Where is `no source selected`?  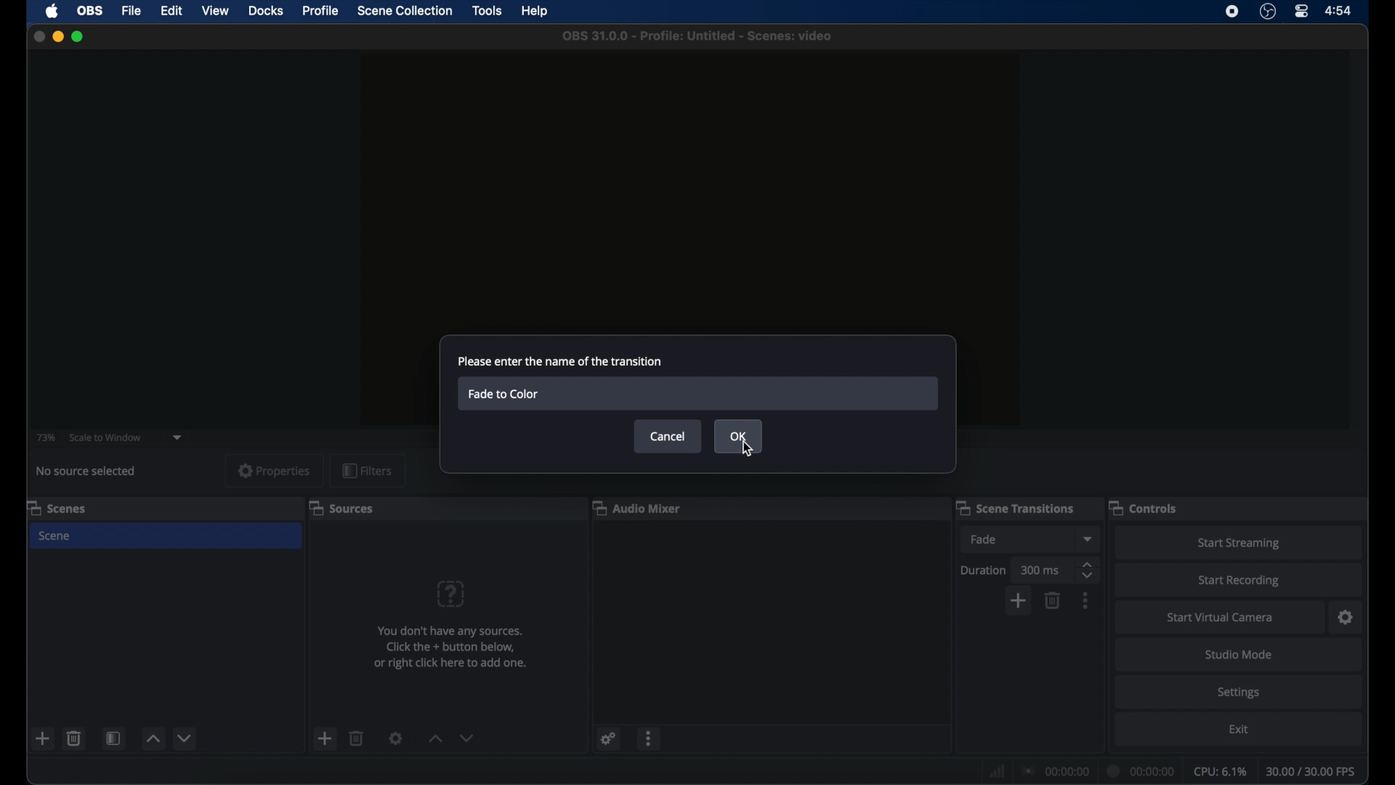 no source selected is located at coordinates (86, 471).